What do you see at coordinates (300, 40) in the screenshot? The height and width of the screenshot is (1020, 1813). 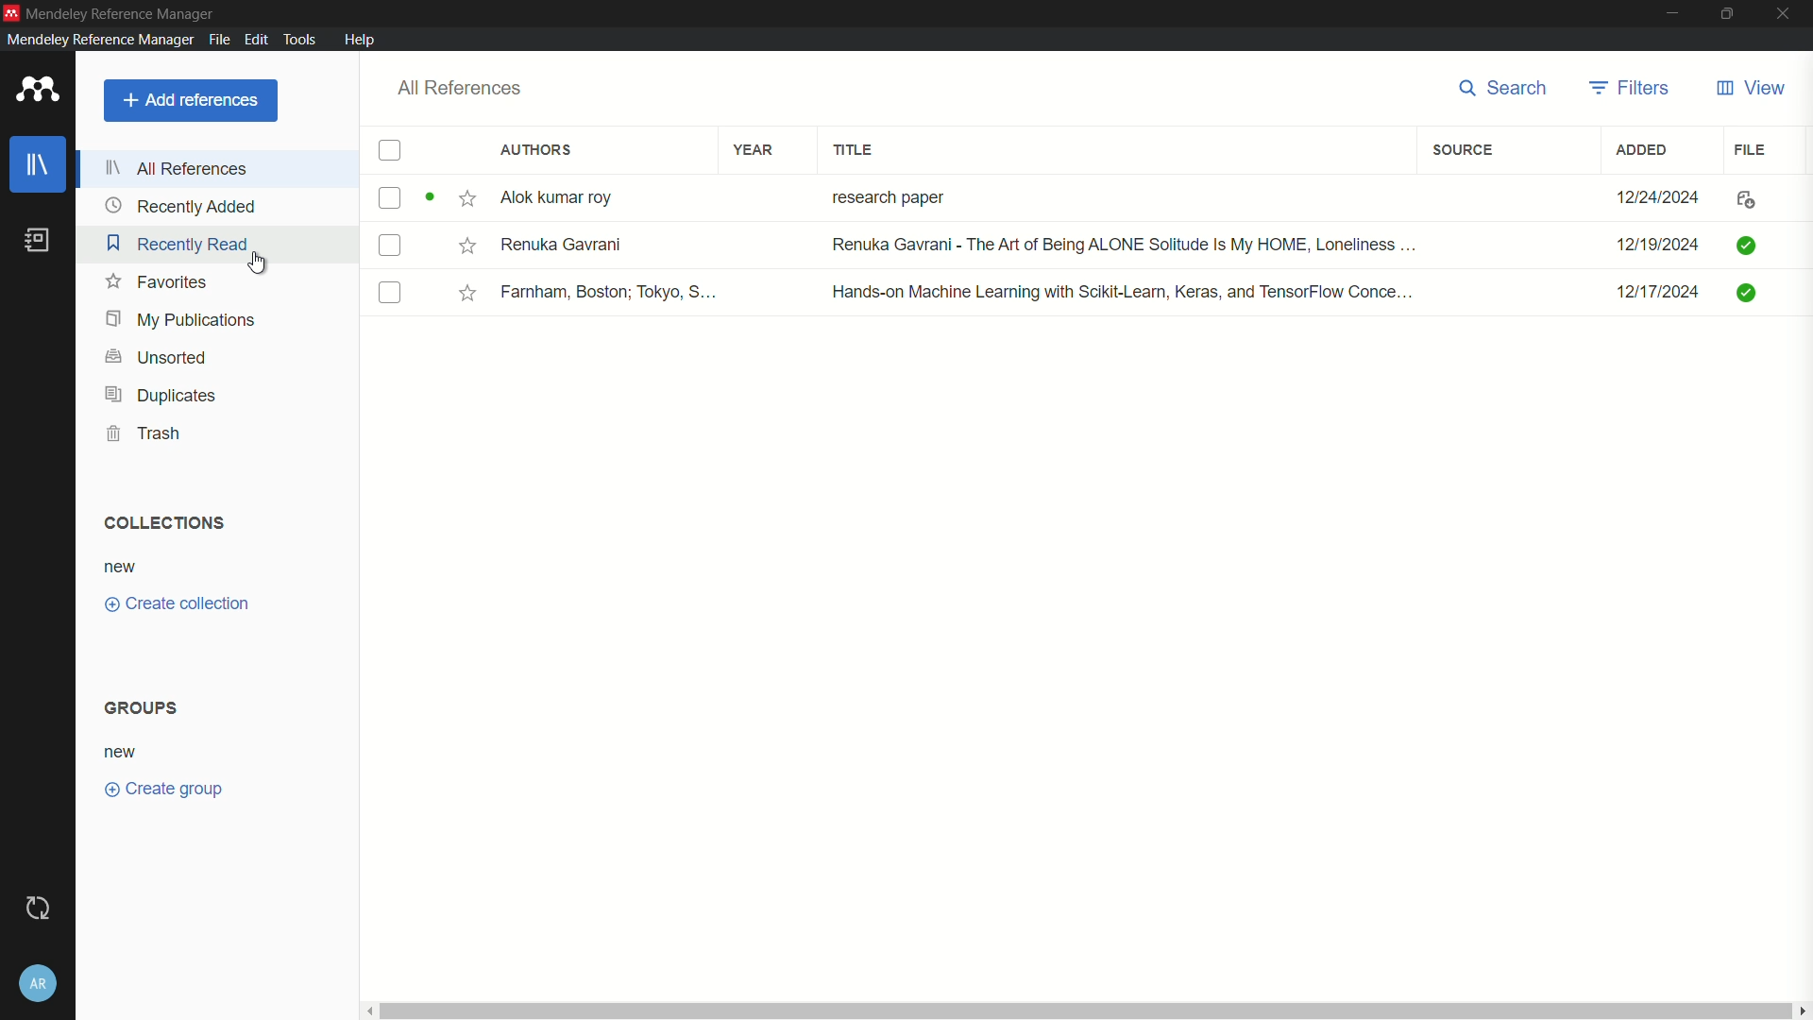 I see `tools menu` at bounding box center [300, 40].